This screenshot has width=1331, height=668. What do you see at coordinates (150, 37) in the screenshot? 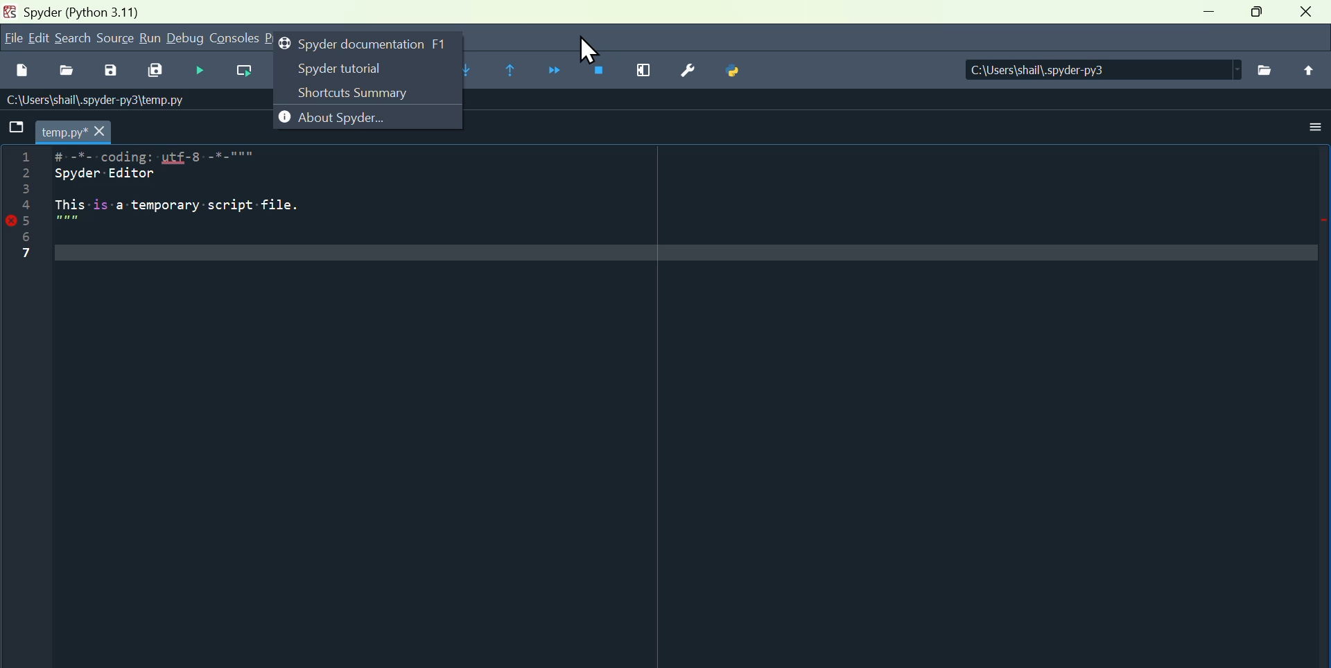
I see `Run` at bounding box center [150, 37].